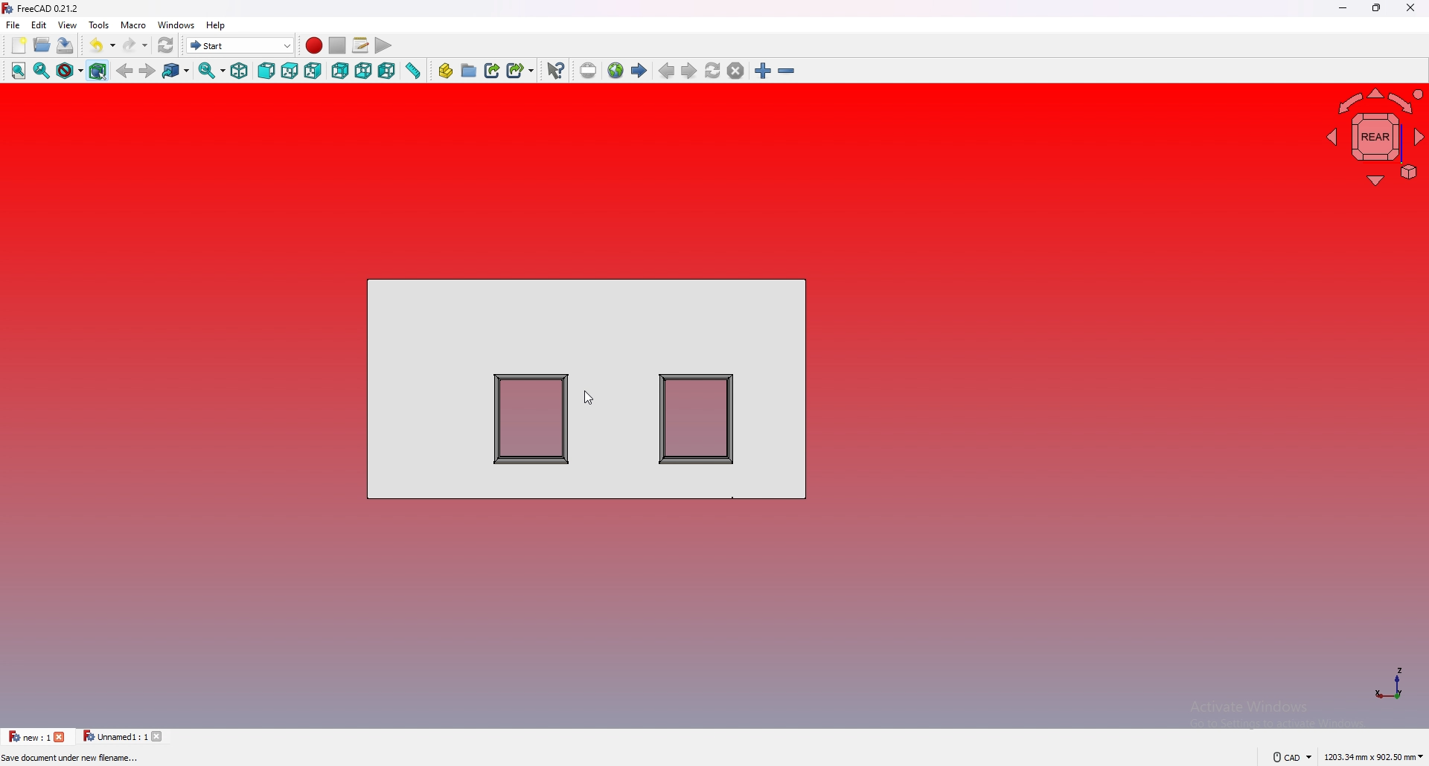  What do you see at coordinates (469, 71) in the screenshot?
I see `create group` at bounding box center [469, 71].